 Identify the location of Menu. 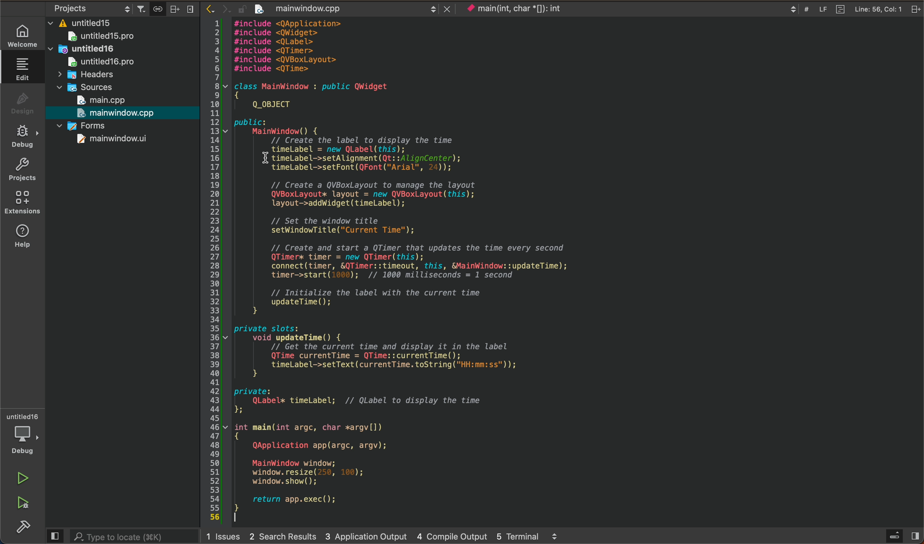
(189, 9).